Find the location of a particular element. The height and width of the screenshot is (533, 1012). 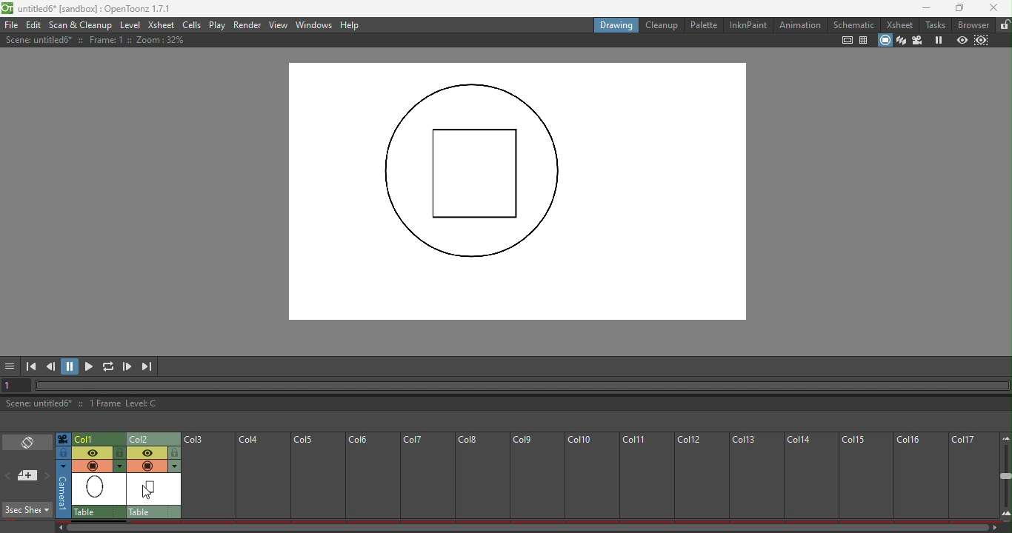

Table is located at coordinates (99, 512).